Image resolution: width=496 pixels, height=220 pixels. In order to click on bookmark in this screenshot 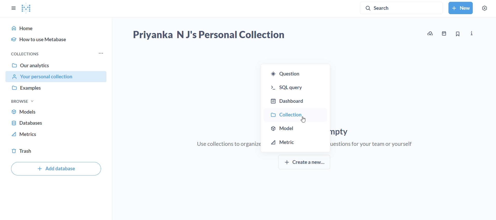, I will do `click(458, 34)`.